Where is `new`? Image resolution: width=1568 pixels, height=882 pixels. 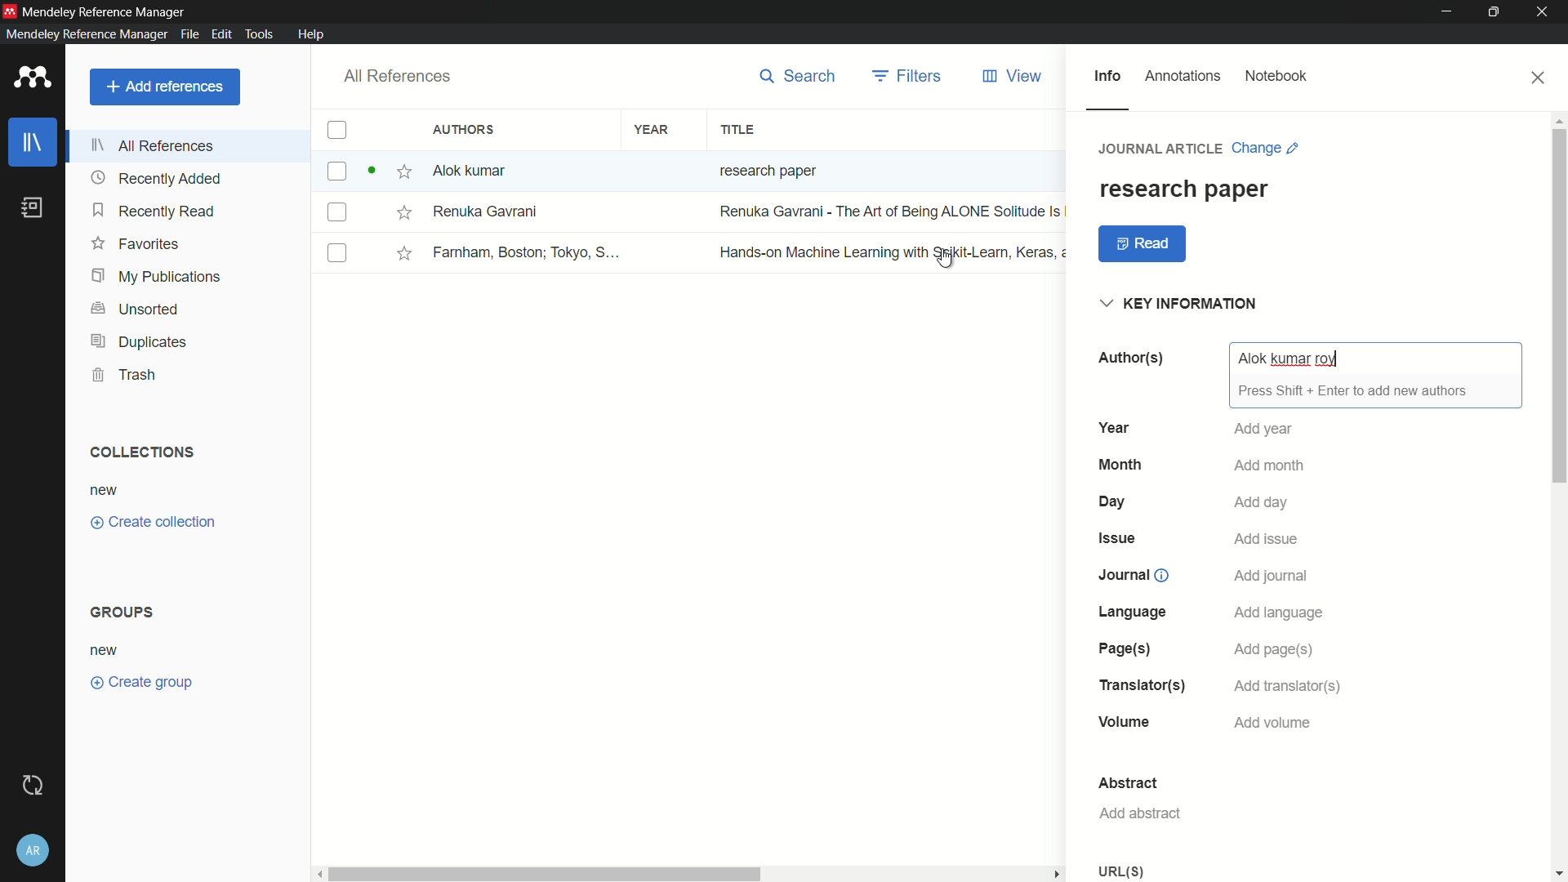 new is located at coordinates (105, 652).